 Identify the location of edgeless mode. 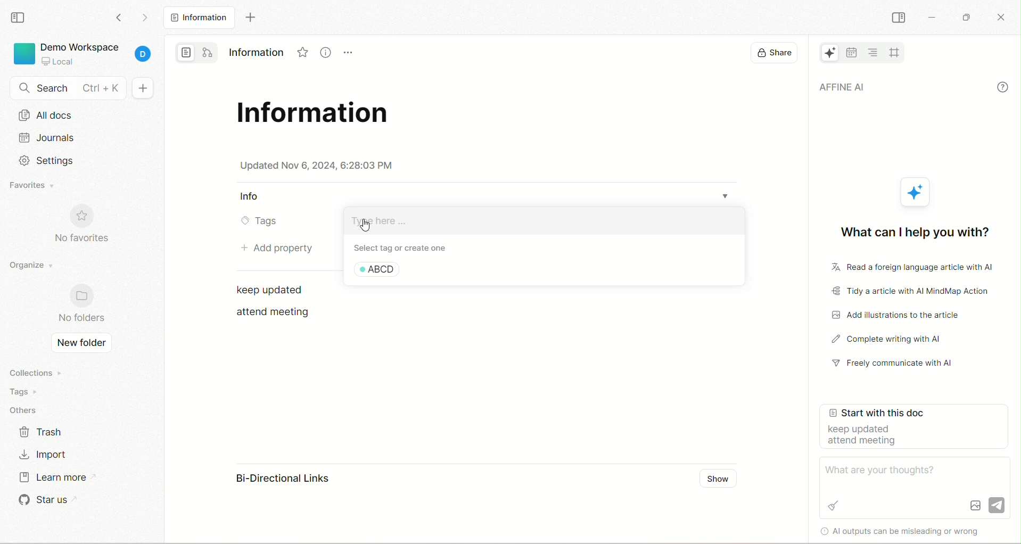
(209, 53).